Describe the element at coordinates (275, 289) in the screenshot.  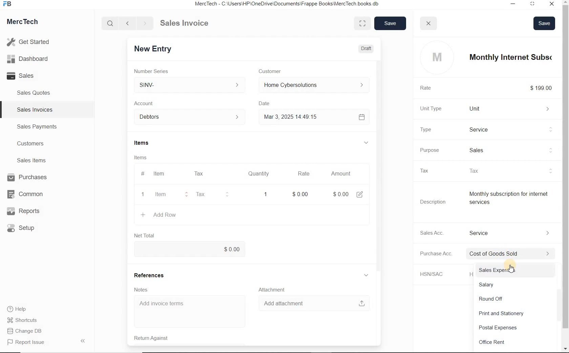
I see `Attachment` at that location.